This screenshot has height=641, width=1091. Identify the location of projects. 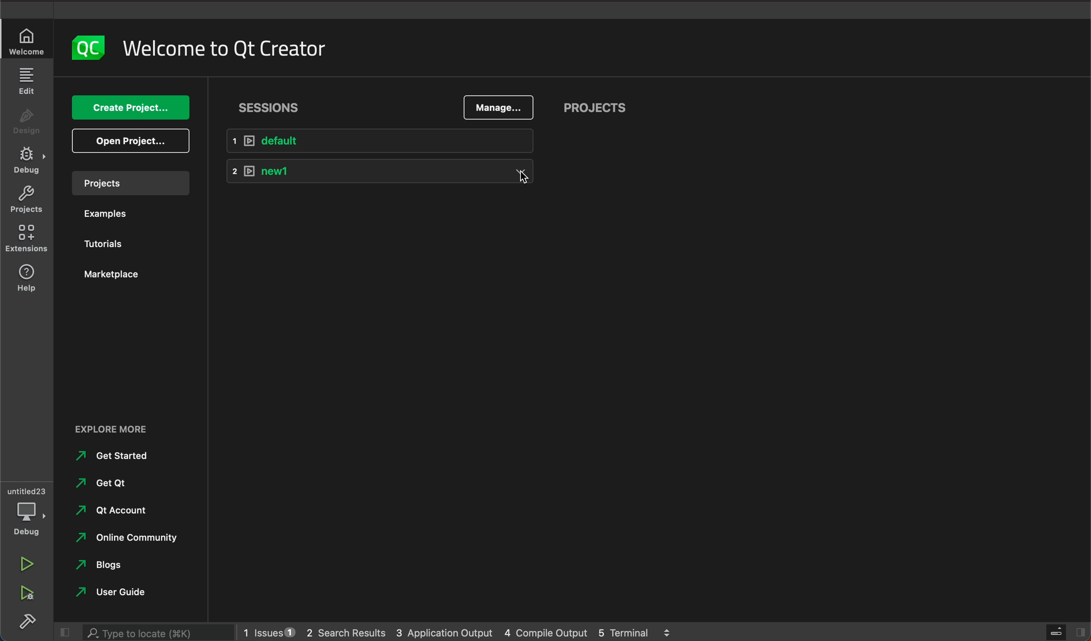
(595, 109).